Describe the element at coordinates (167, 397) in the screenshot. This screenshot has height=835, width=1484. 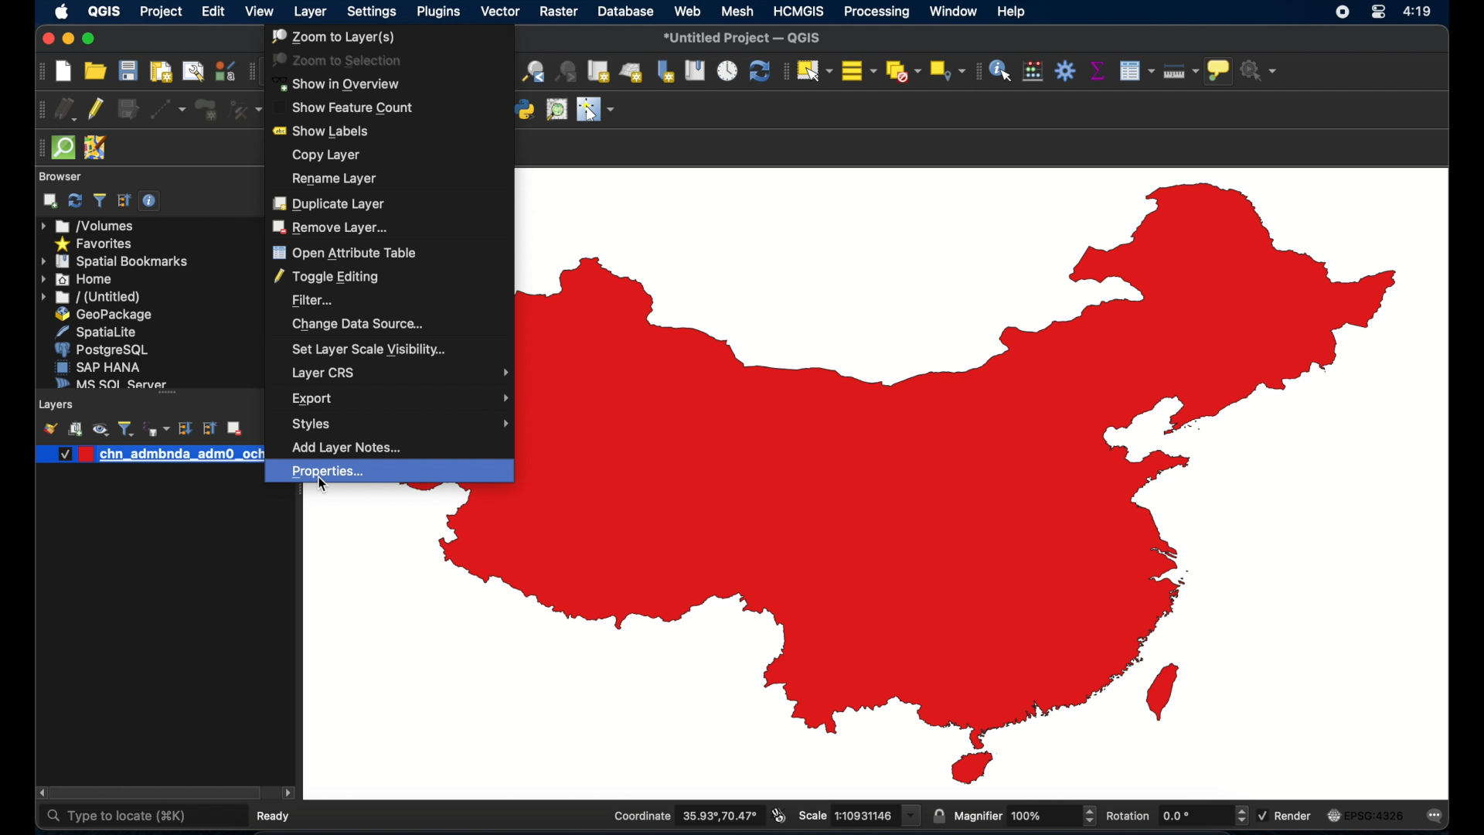
I see `layers` at that location.